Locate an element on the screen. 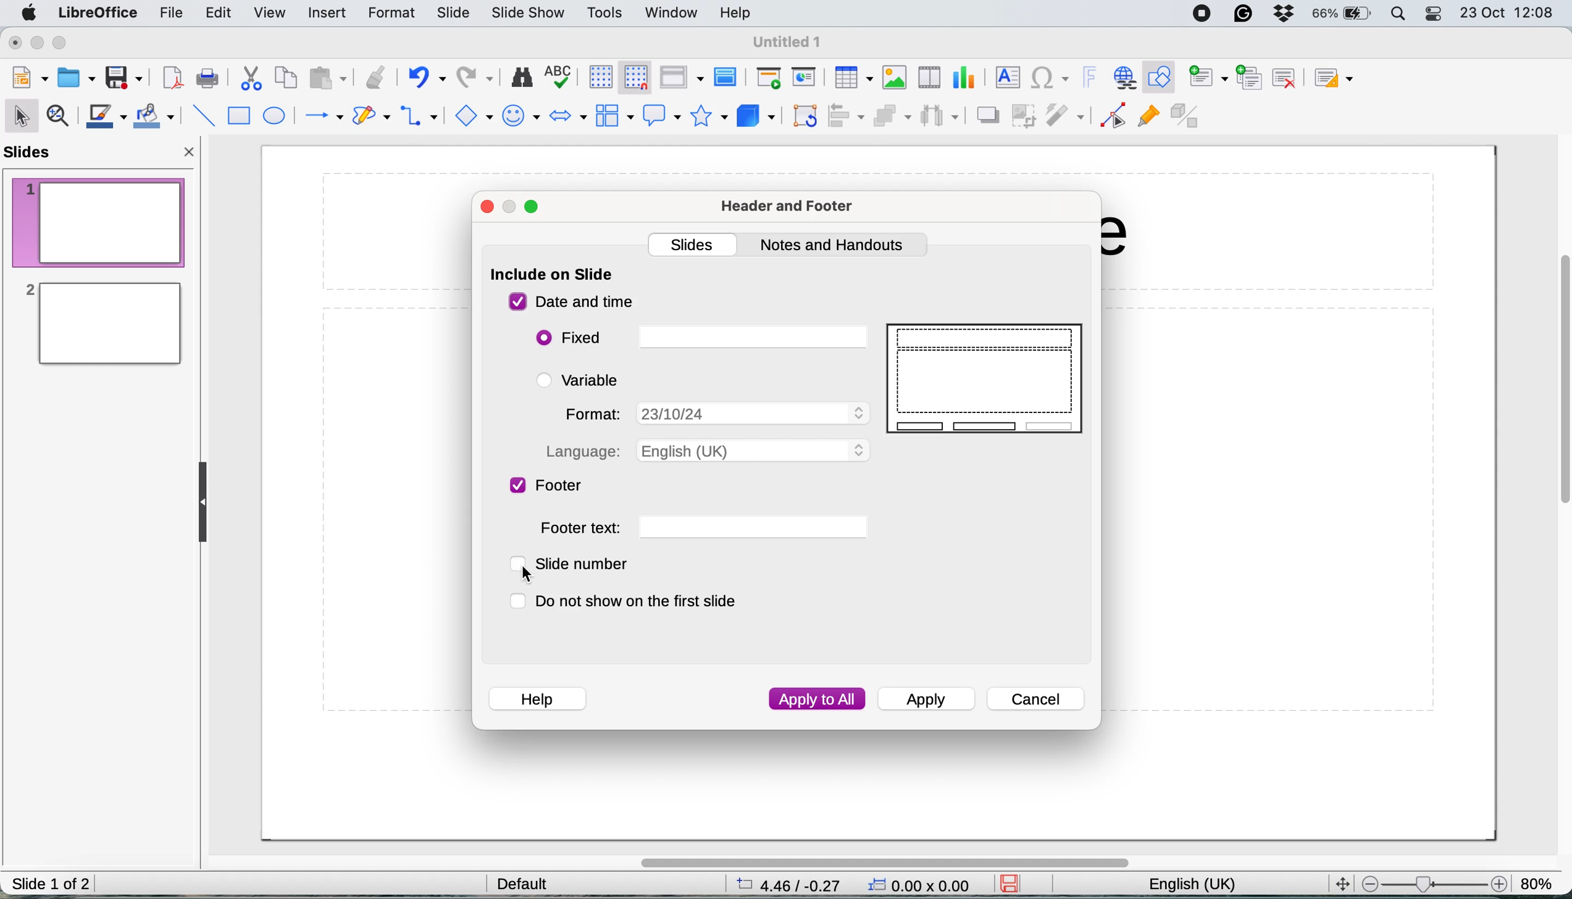 The width and height of the screenshot is (1572, 899). dropbox is located at coordinates (1284, 15).